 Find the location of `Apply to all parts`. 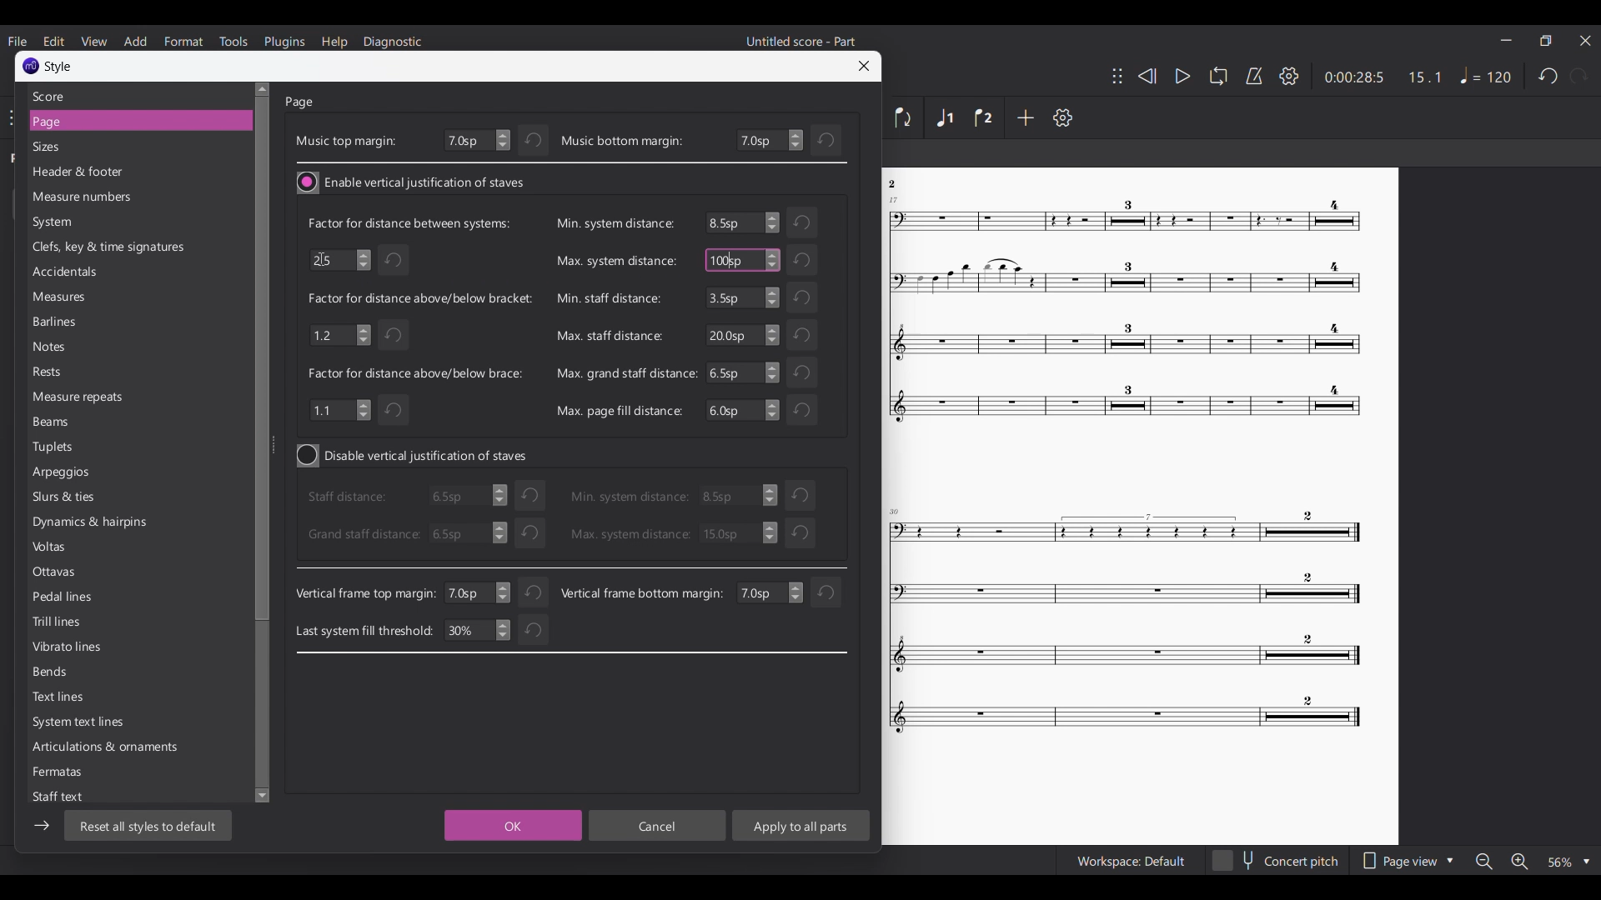

Apply to all parts is located at coordinates (800, 825).